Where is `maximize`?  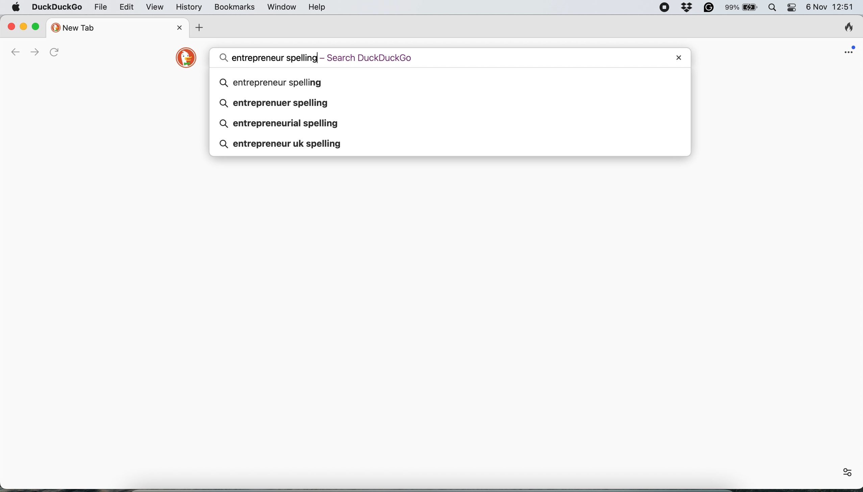
maximize is located at coordinates (38, 26).